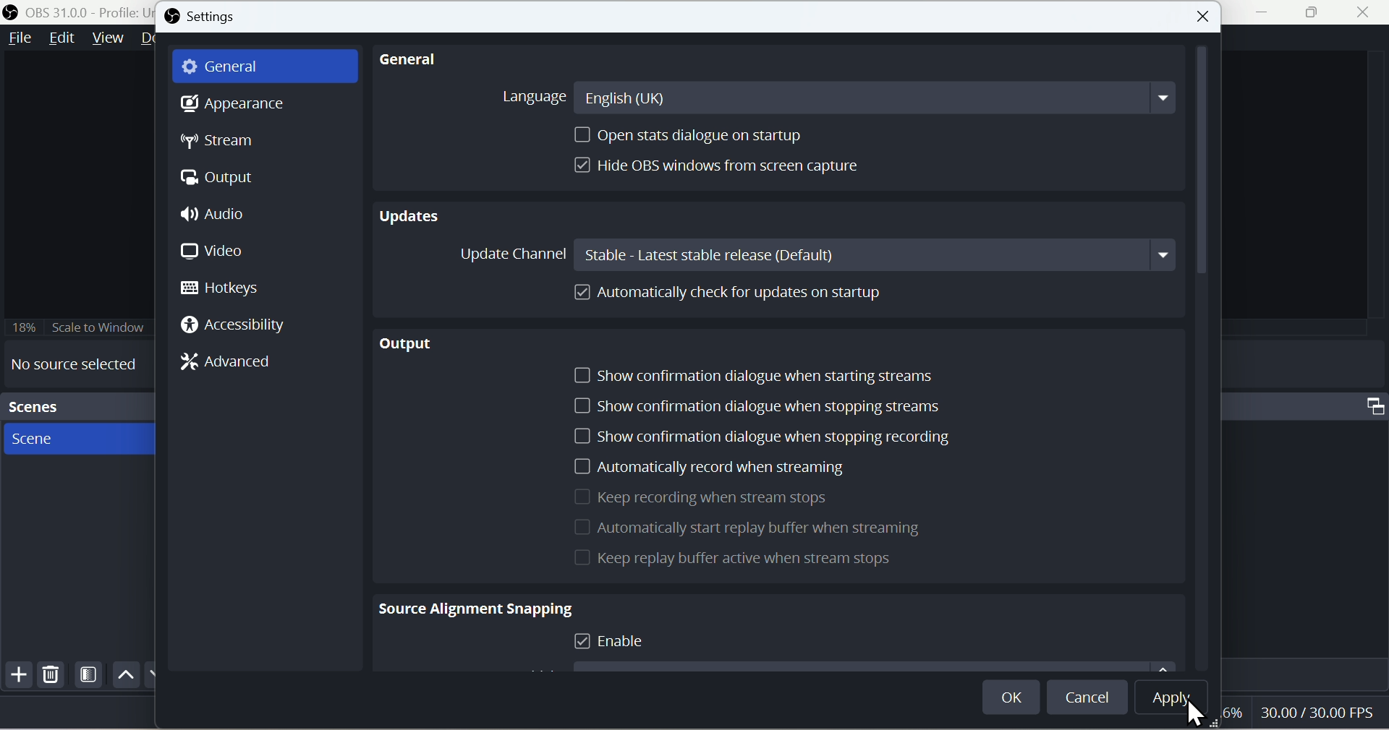 This screenshot has height=730, width=1389. I want to click on Keep recording when it streams stops, so click(702, 497).